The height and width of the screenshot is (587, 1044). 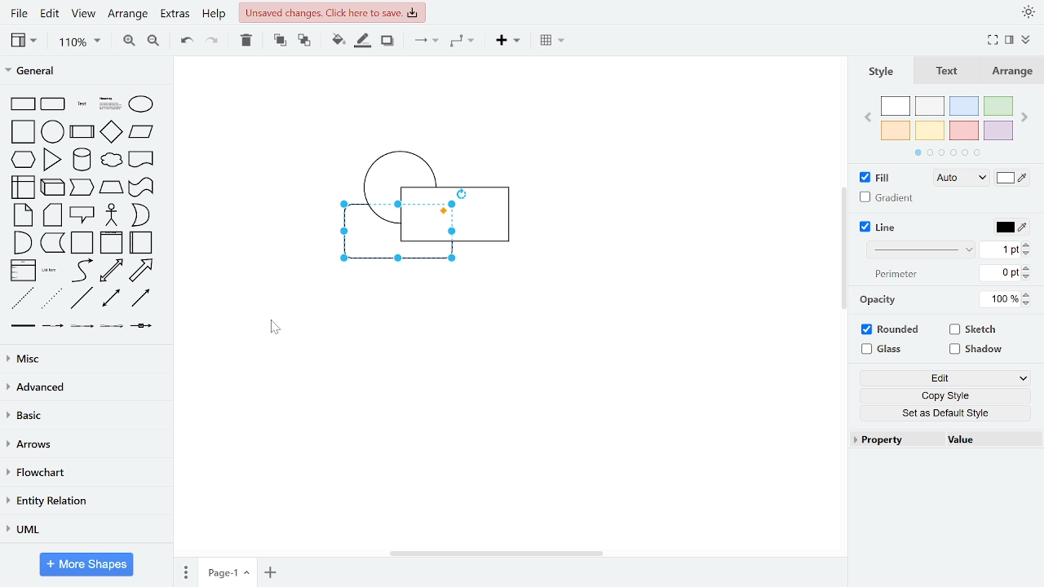 What do you see at coordinates (86, 415) in the screenshot?
I see `basic` at bounding box center [86, 415].